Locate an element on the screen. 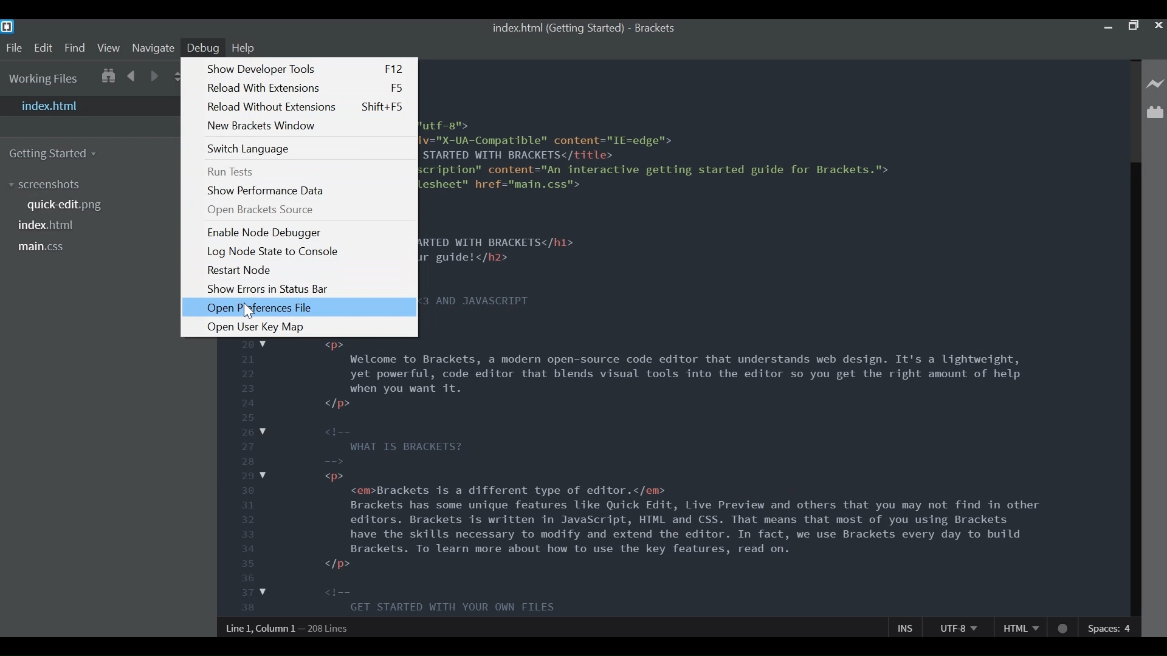 The width and height of the screenshot is (1167, 656). Show in File tree is located at coordinates (108, 77).